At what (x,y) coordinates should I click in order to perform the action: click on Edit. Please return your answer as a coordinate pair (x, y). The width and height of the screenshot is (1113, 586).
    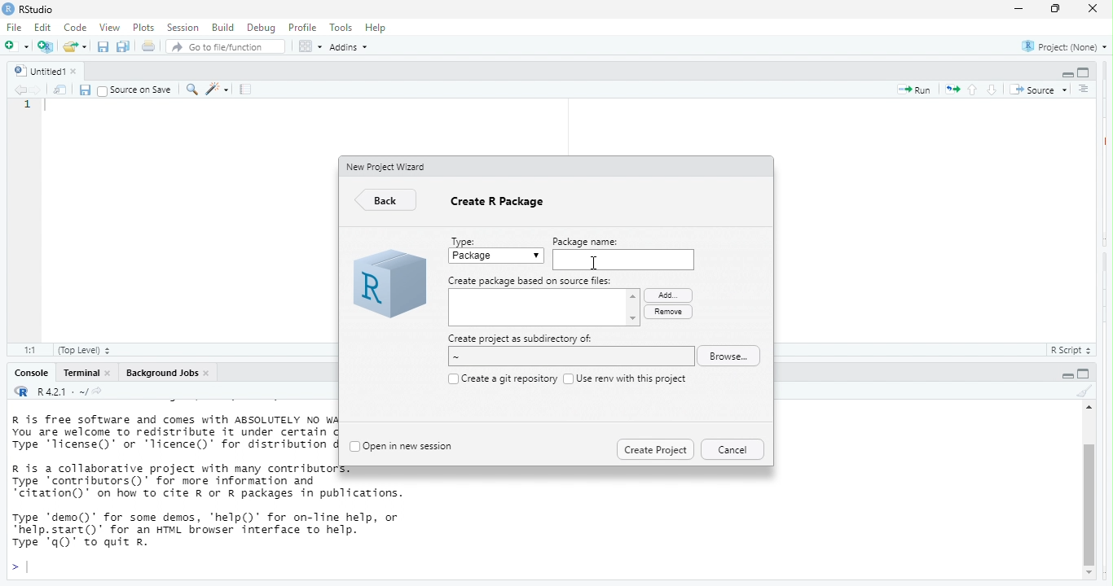
    Looking at the image, I should click on (44, 28).